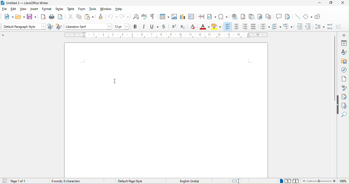  I want to click on 0 words, 0 characters, so click(68, 181).